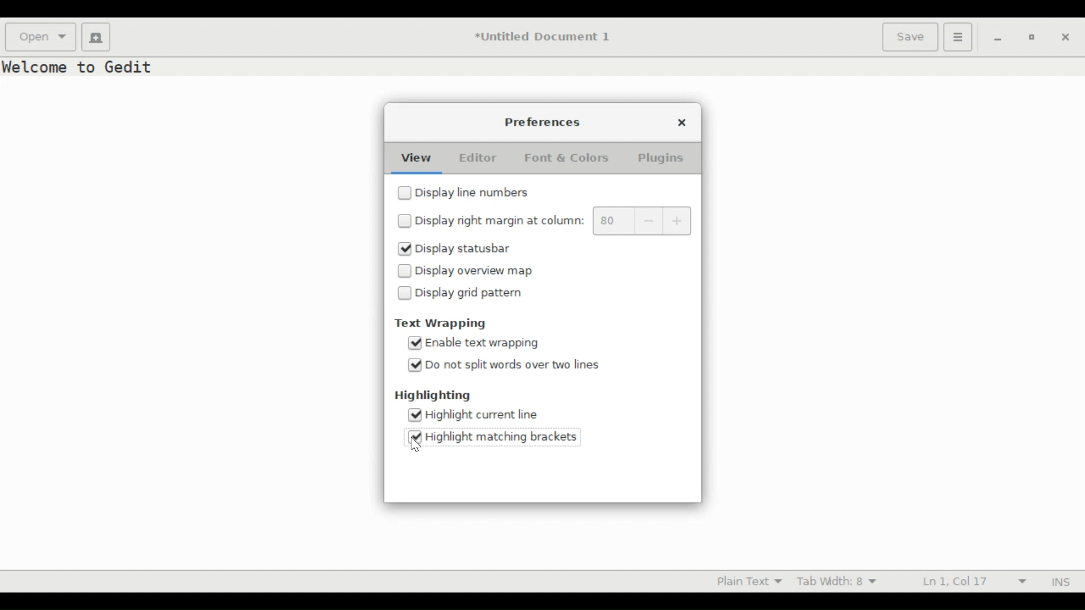  What do you see at coordinates (40, 37) in the screenshot?
I see `Open` at bounding box center [40, 37].